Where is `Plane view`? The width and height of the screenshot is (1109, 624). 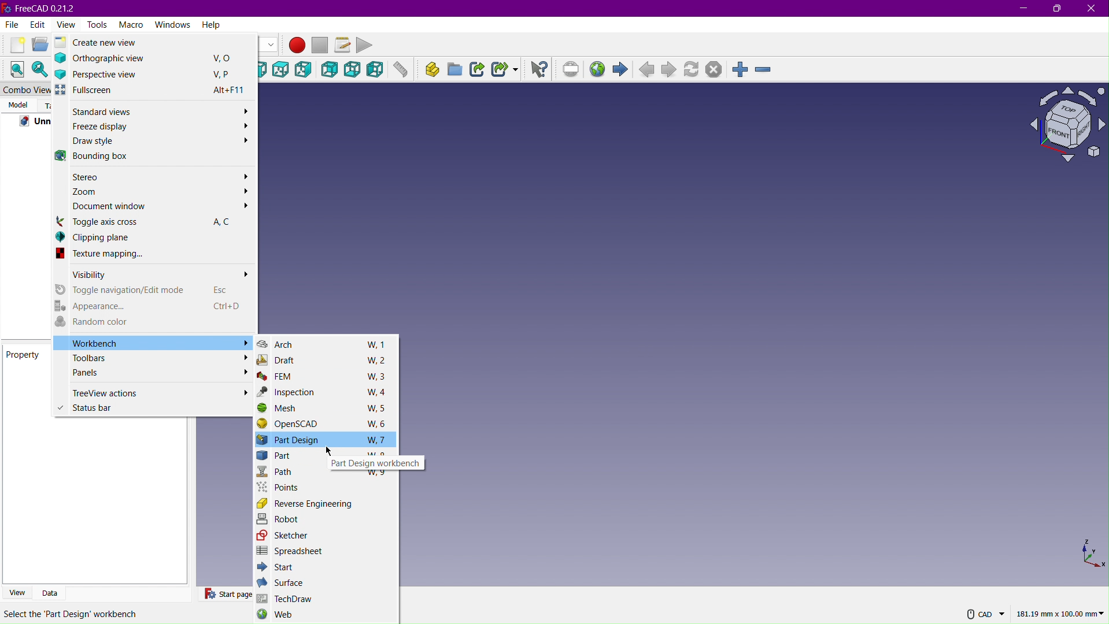
Plane view is located at coordinates (1060, 124).